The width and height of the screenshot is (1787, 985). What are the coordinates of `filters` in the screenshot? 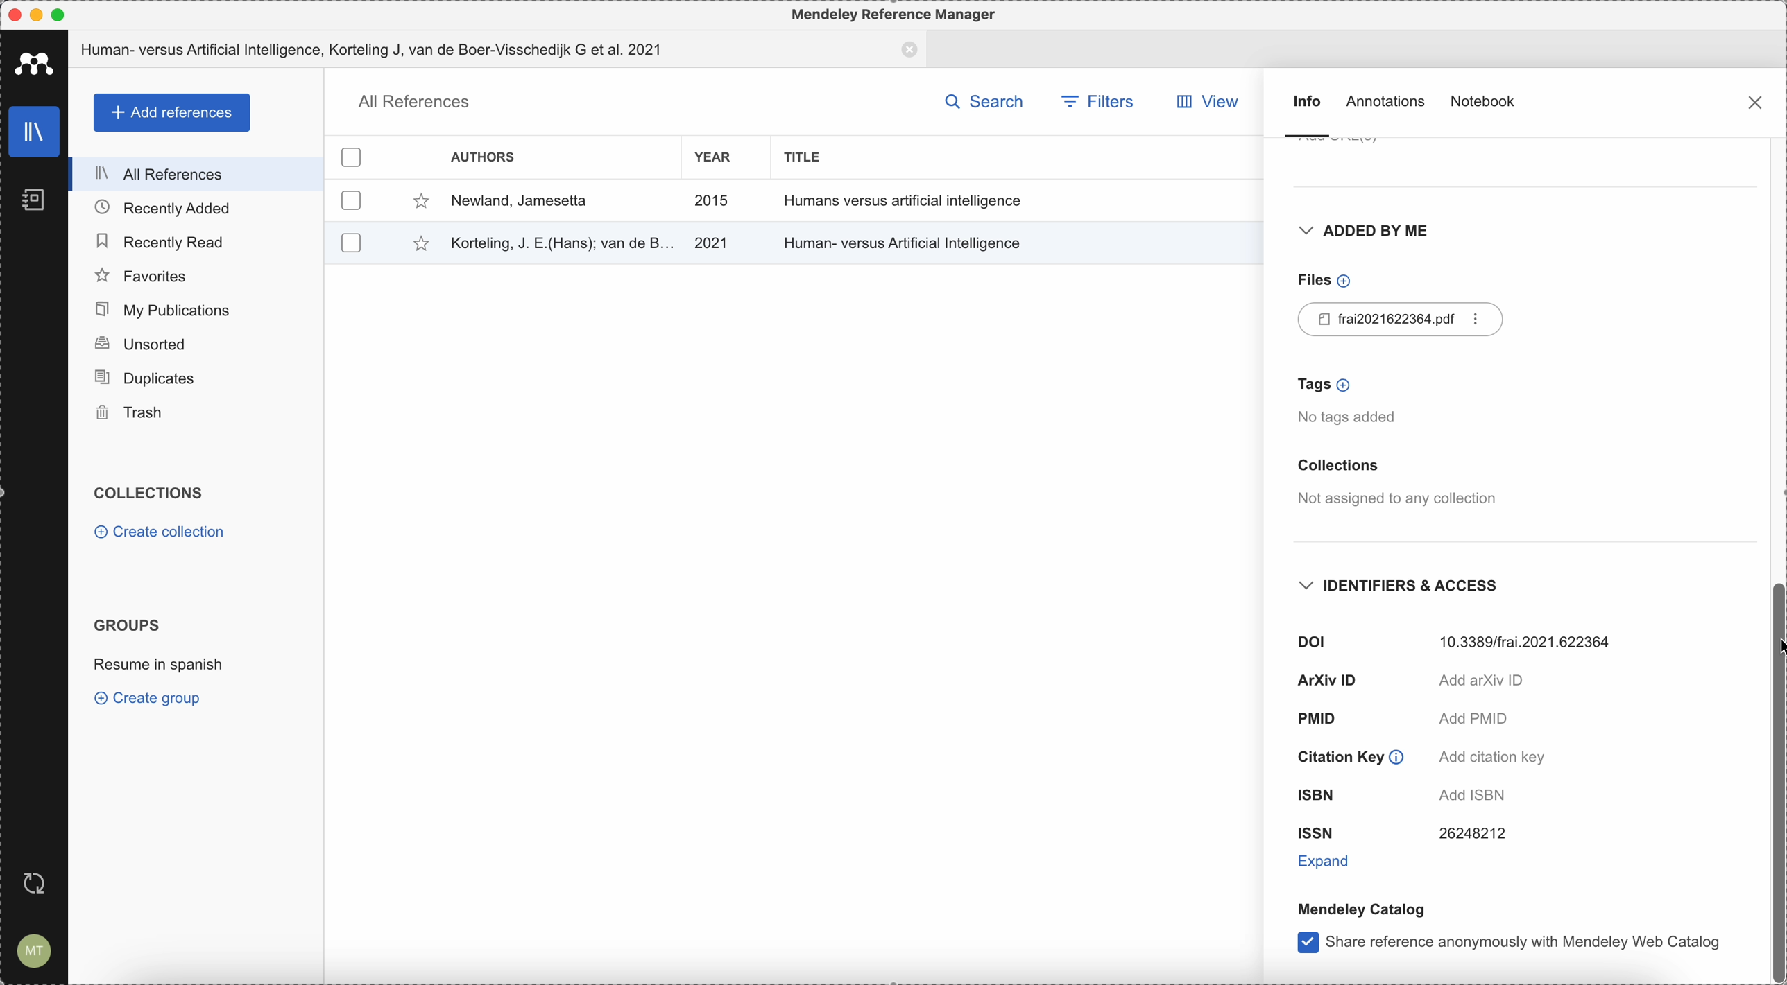 It's located at (1096, 100).